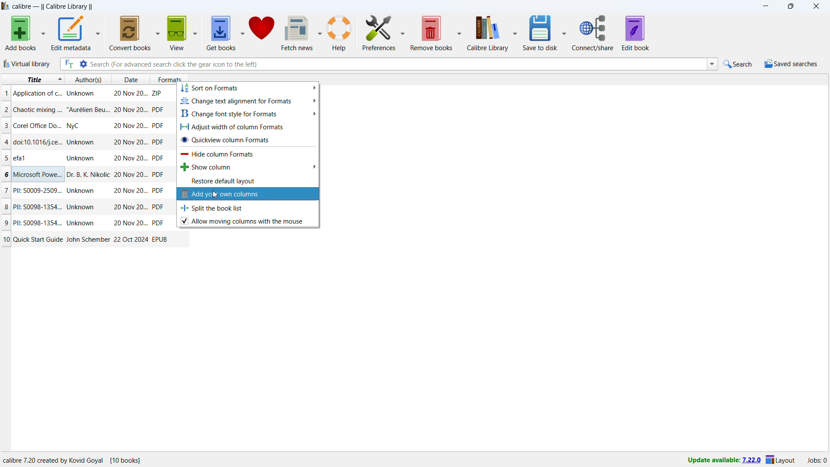 This screenshot has height=467, width=830. Describe the element at coordinates (130, 92) in the screenshot. I see `date` at that location.